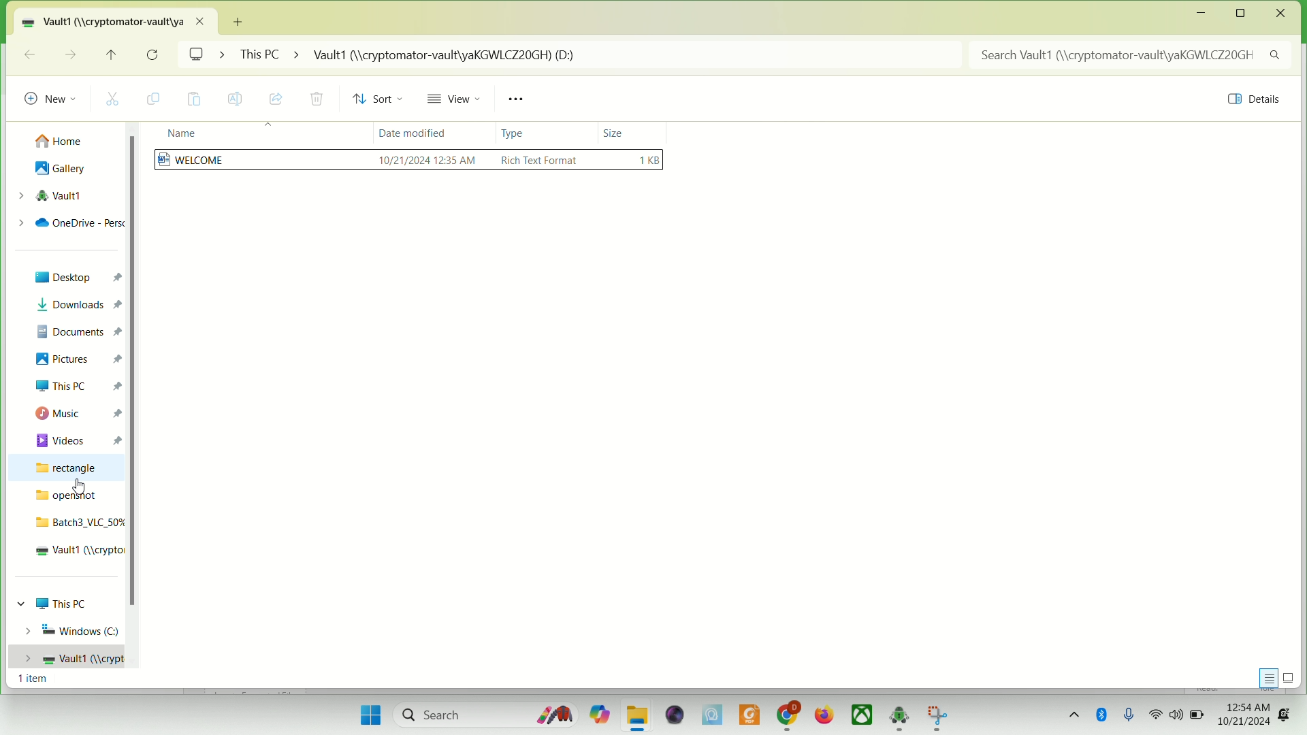 This screenshot has height=735, width=1307. I want to click on refresh, so click(153, 55).